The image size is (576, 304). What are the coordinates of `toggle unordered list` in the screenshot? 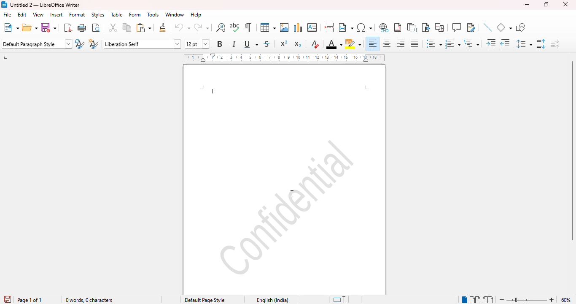 It's located at (434, 43).